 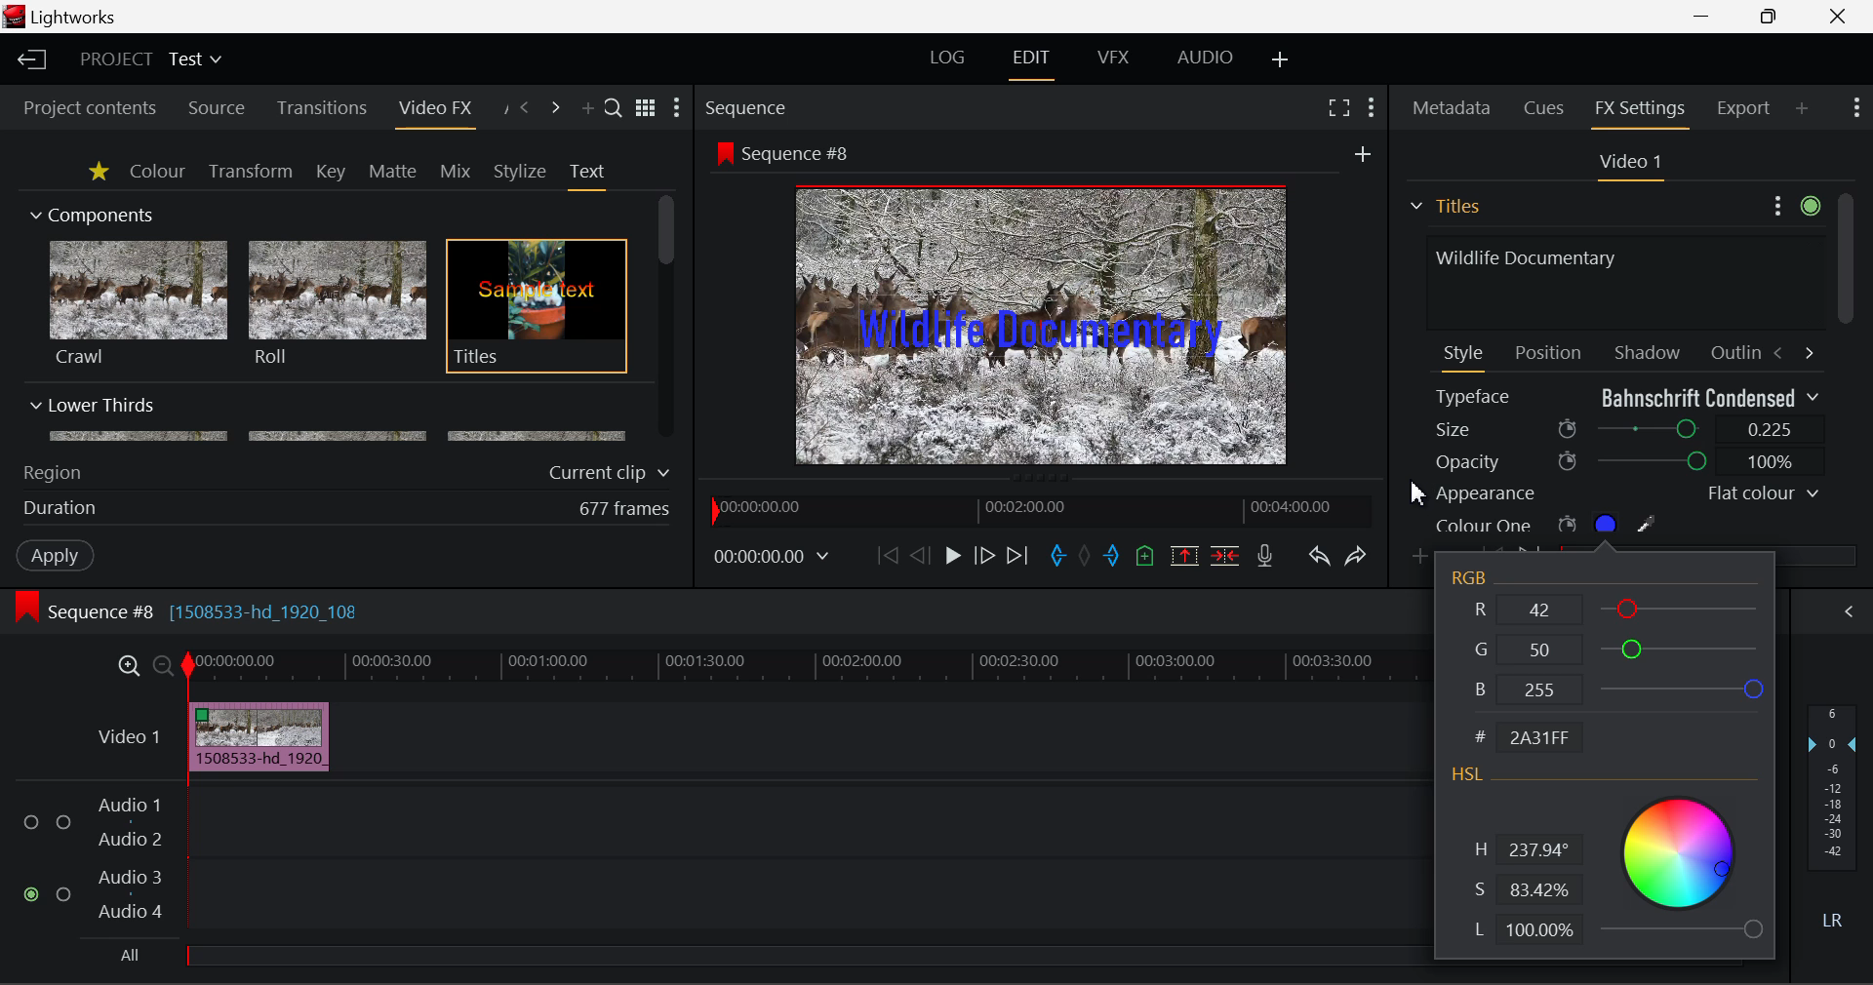 I want to click on Export, so click(x=1744, y=108).